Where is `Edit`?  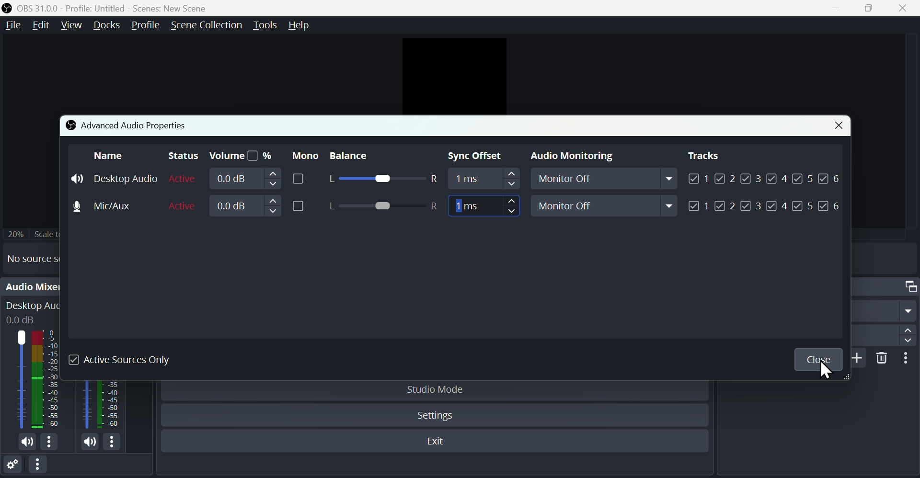
Edit is located at coordinates (40, 25).